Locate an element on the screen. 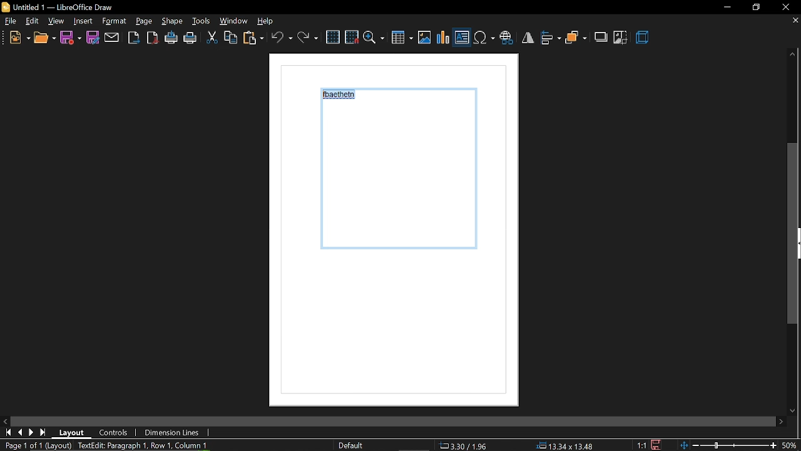  format is located at coordinates (145, 21).